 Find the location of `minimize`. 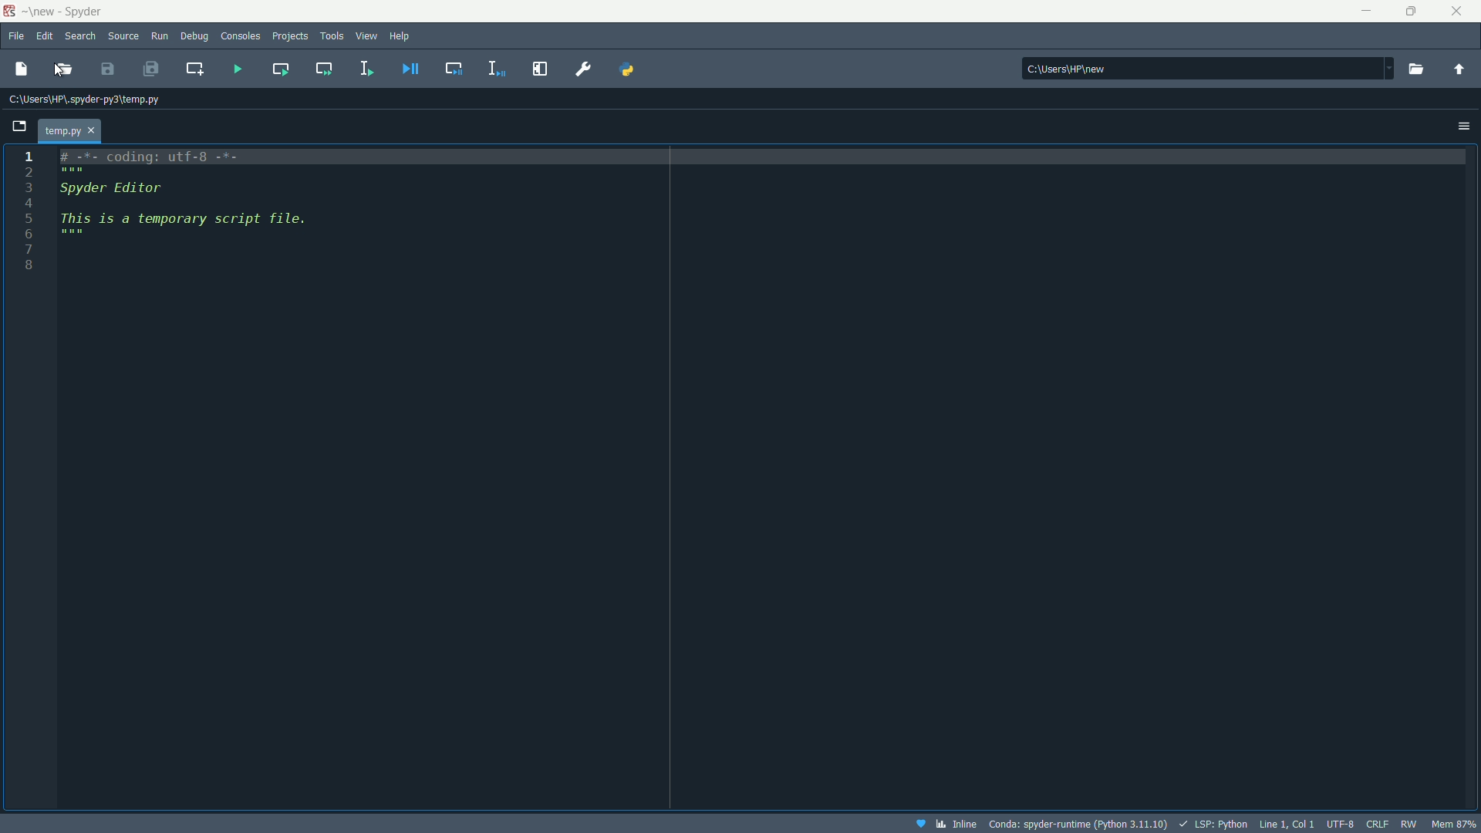

minimize is located at coordinates (1367, 12).